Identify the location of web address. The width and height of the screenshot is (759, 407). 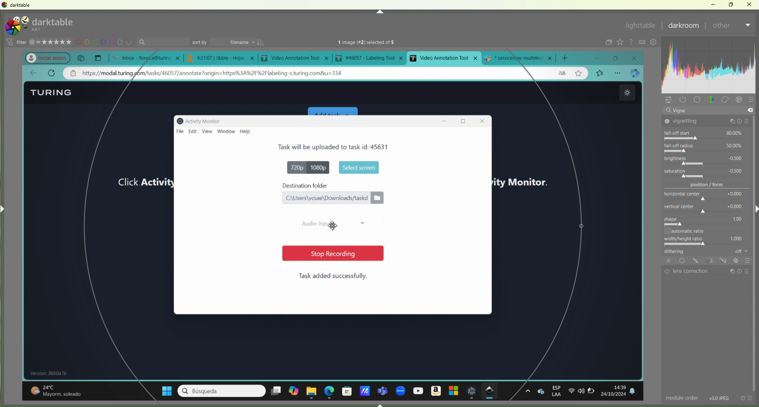
(222, 73).